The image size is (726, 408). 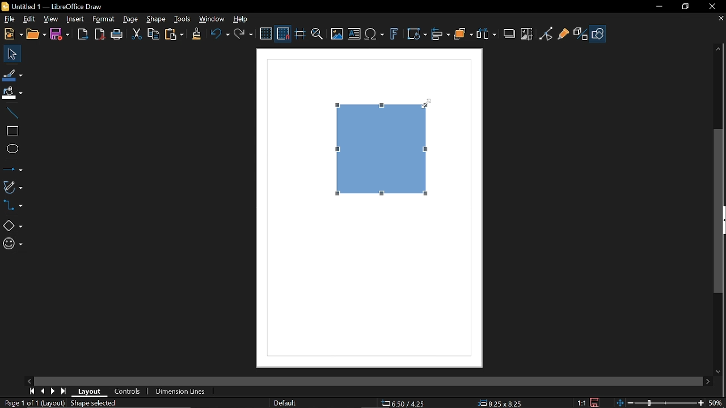 What do you see at coordinates (499, 403) in the screenshot?
I see `8.25x8.25 (Object Size)` at bounding box center [499, 403].